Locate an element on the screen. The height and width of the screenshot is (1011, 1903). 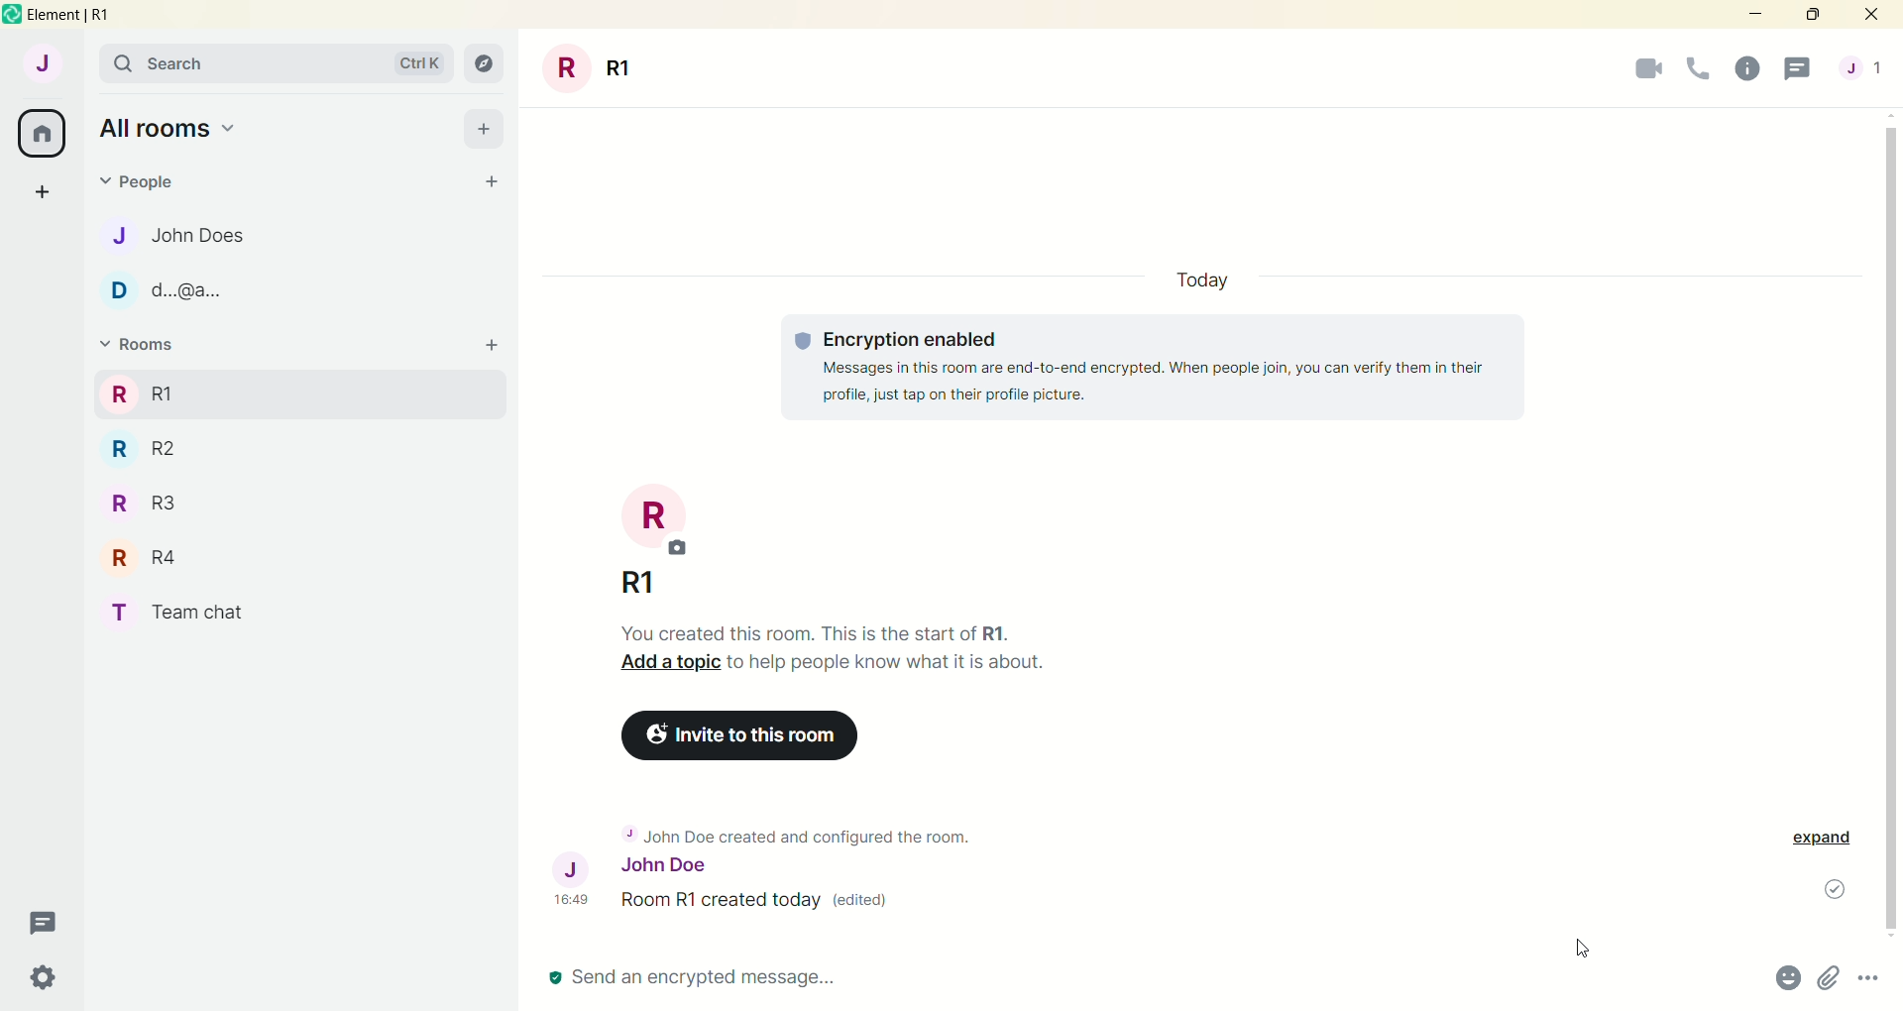
John Doe created and configured the room is located at coordinates (808, 829).